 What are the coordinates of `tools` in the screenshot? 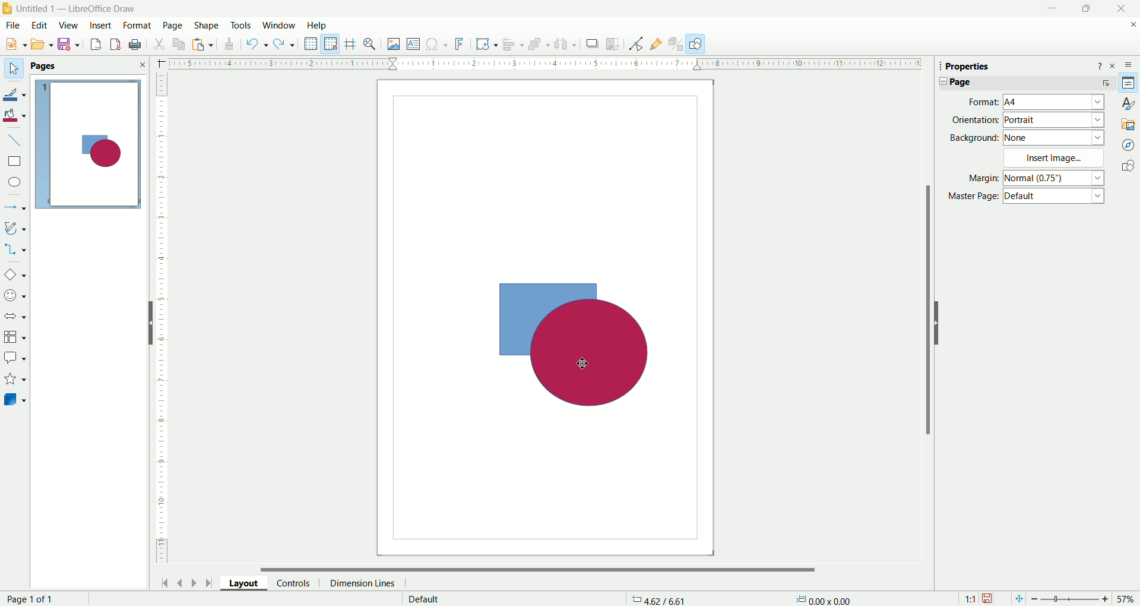 It's located at (241, 25).